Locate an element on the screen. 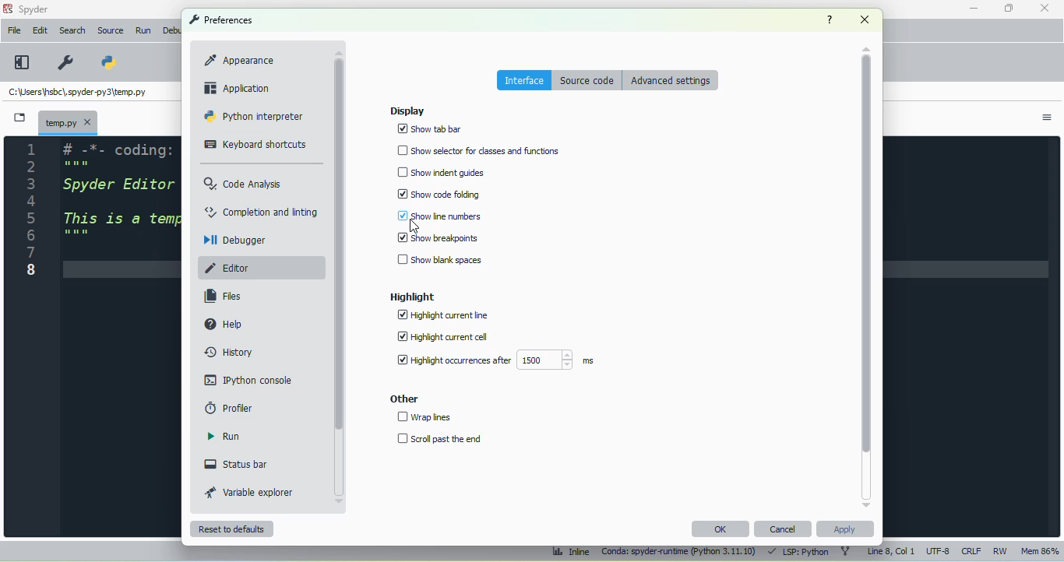 Image resolution: width=1064 pixels, height=562 pixels. maximize is located at coordinates (1008, 8).